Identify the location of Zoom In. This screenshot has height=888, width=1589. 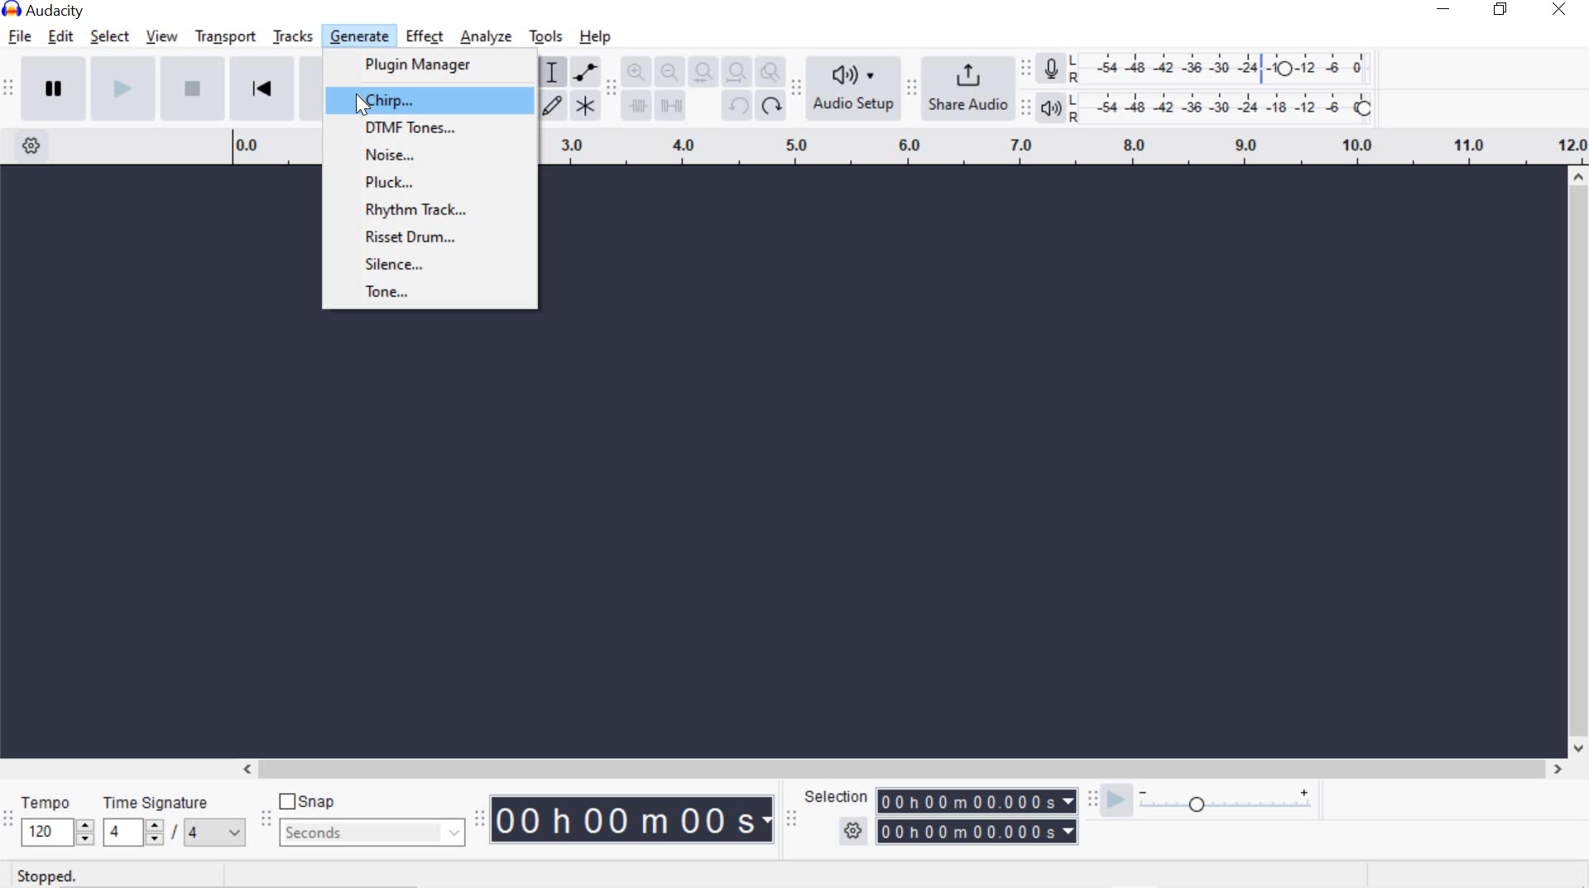
(635, 73).